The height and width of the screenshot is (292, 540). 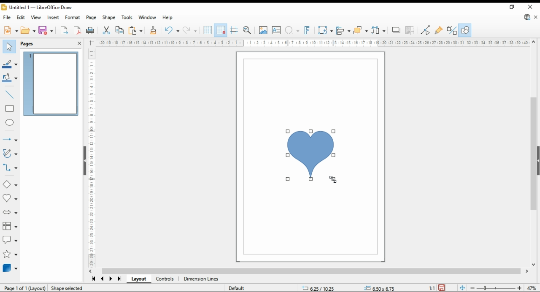 What do you see at coordinates (325, 30) in the screenshot?
I see `transformations` at bounding box center [325, 30].